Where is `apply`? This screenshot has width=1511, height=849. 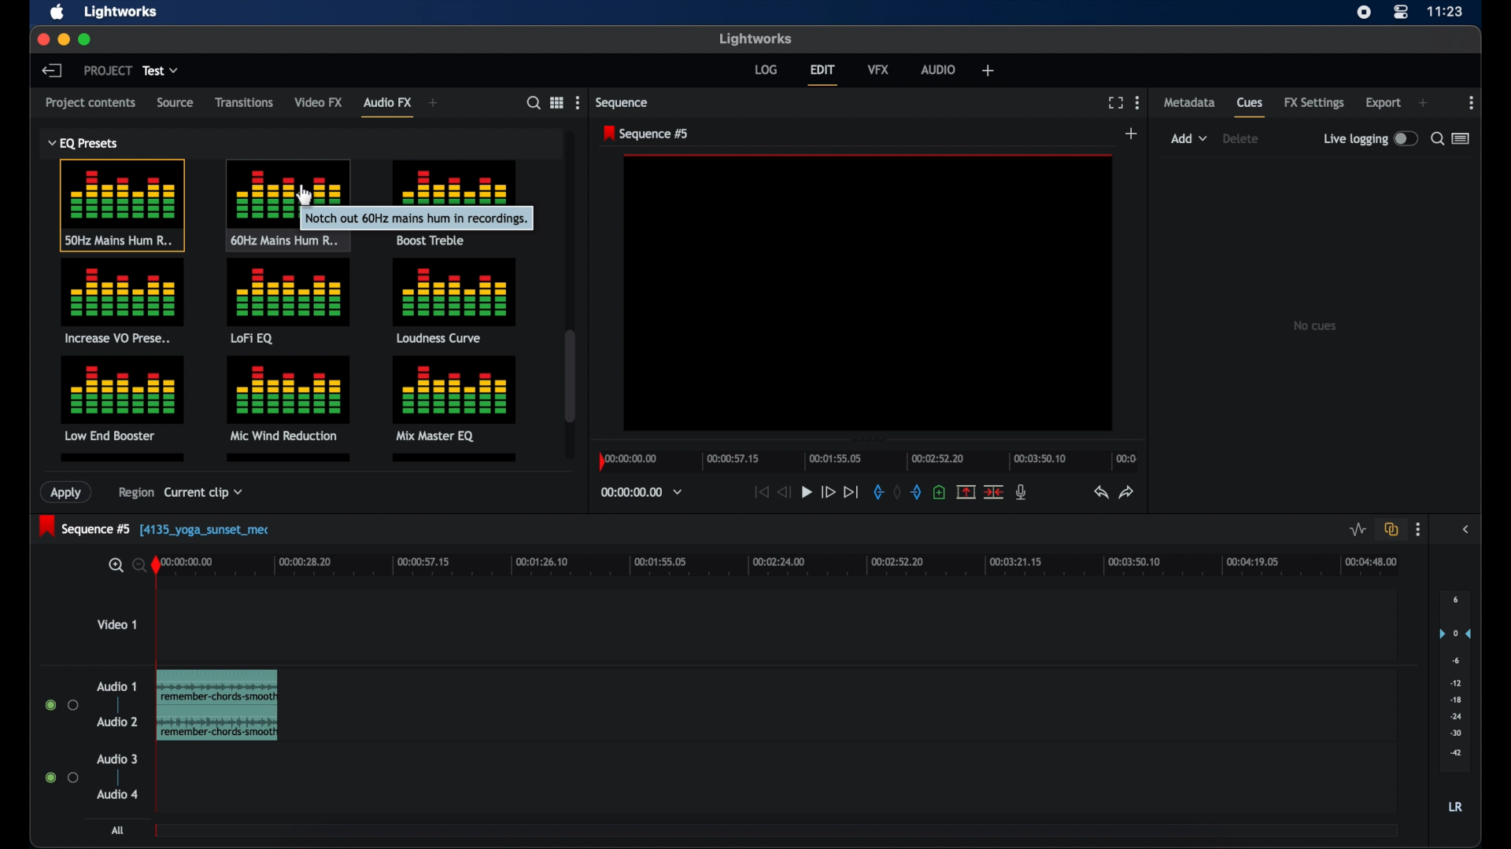 apply is located at coordinates (68, 493).